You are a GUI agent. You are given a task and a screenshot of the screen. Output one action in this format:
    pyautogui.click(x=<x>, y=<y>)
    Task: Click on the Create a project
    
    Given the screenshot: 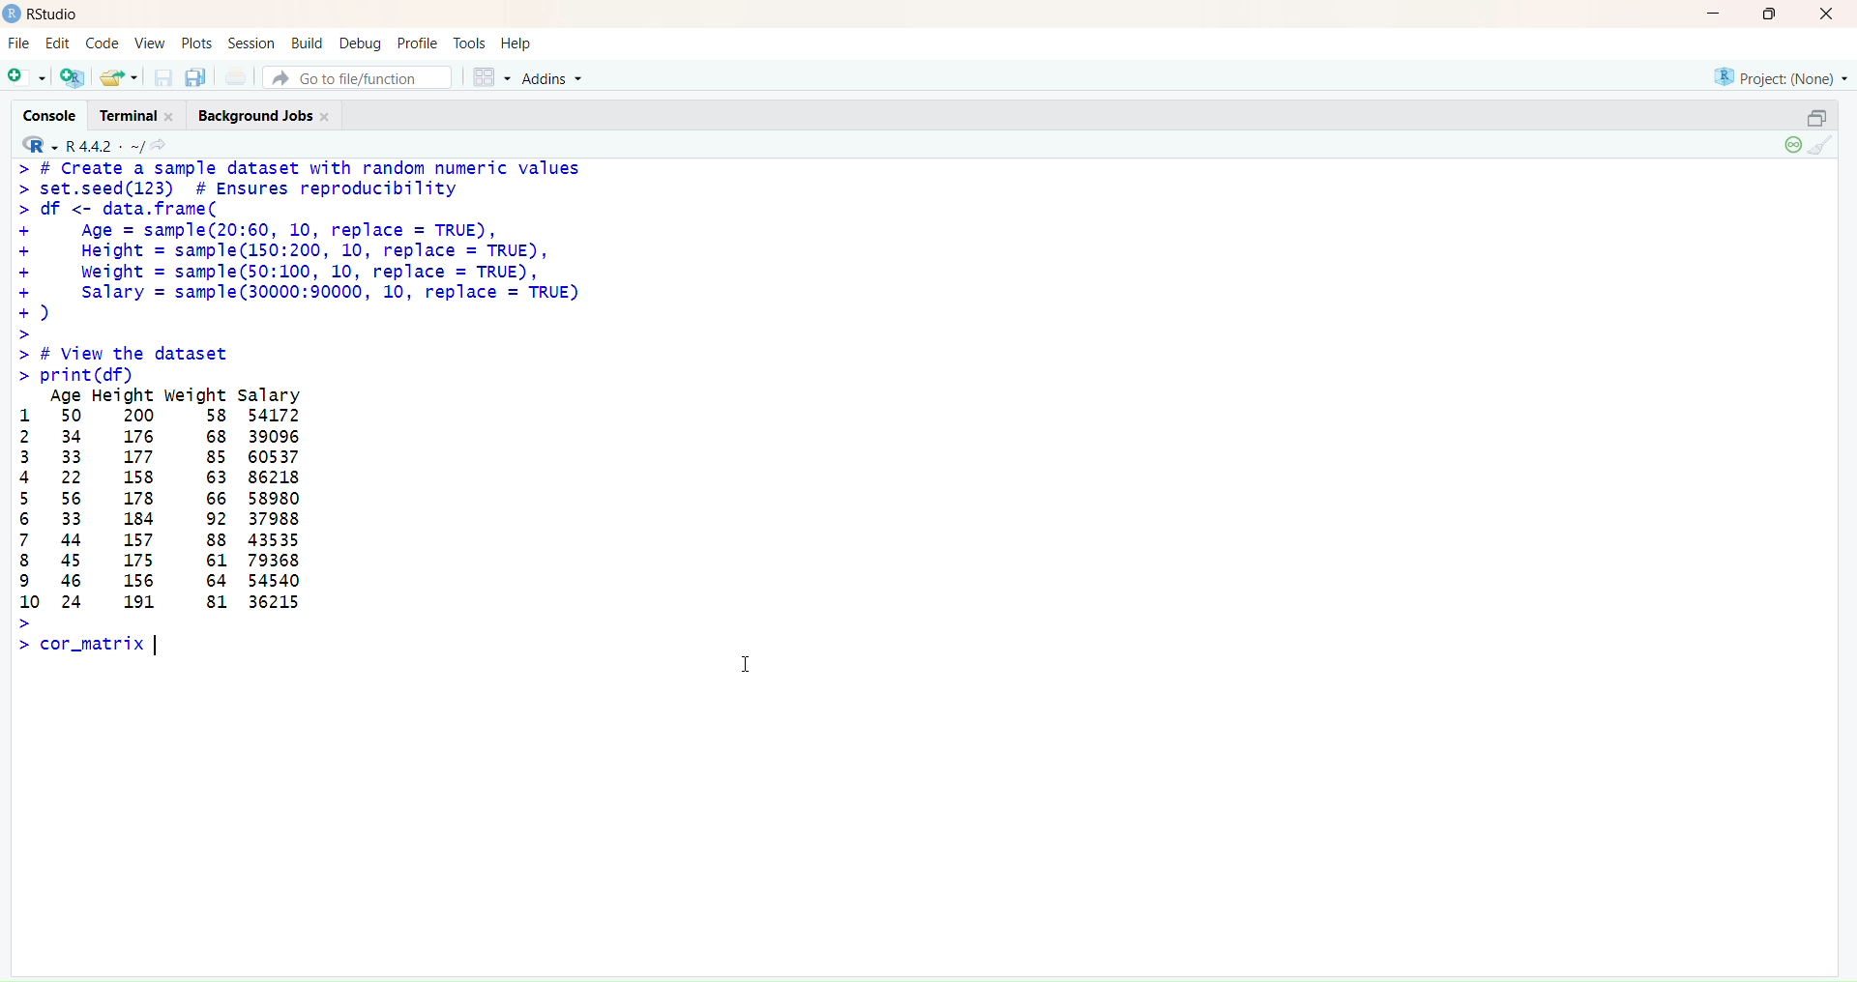 What is the action you would take?
    pyautogui.click(x=70, y=75)
    